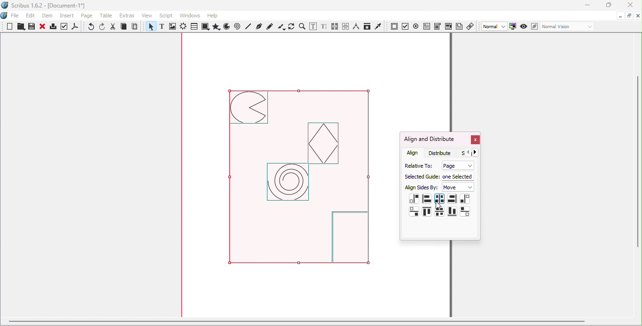  Describe the element at coordinates (5, 16) in the screenshot. I see `Logo` at that location.